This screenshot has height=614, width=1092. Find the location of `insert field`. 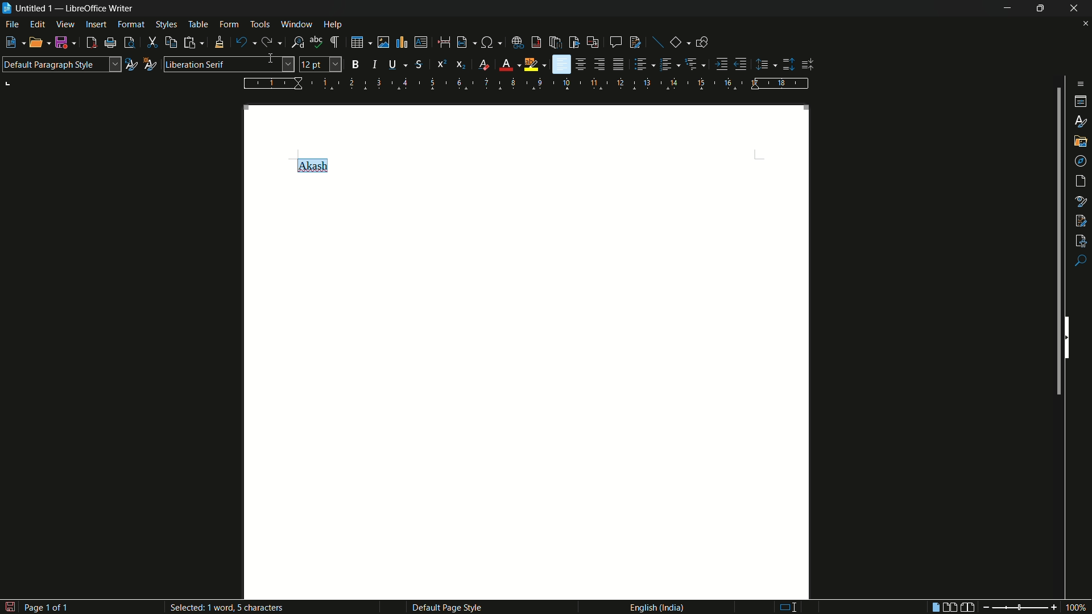

insert field is located at coordinates (461, 43).